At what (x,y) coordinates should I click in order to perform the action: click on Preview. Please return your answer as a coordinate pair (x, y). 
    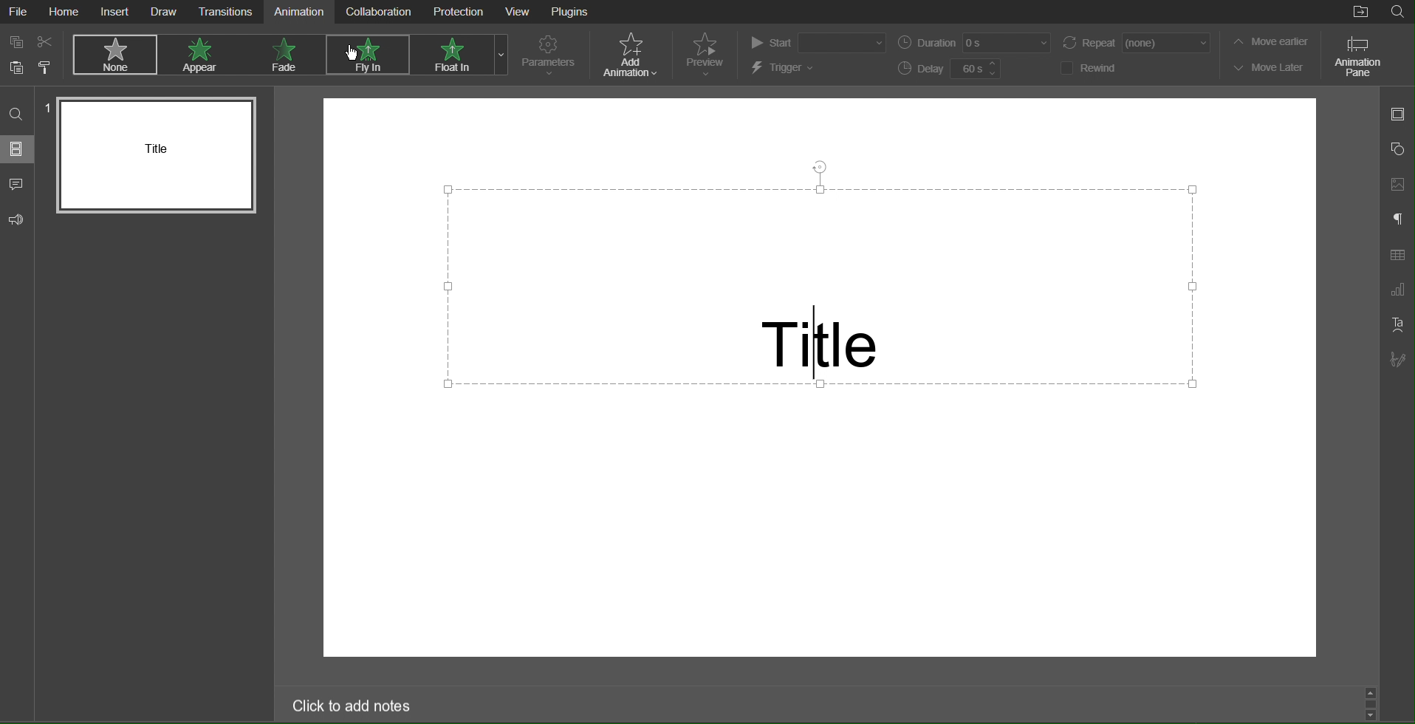
    Looking at the image, I should click on (705, 54).